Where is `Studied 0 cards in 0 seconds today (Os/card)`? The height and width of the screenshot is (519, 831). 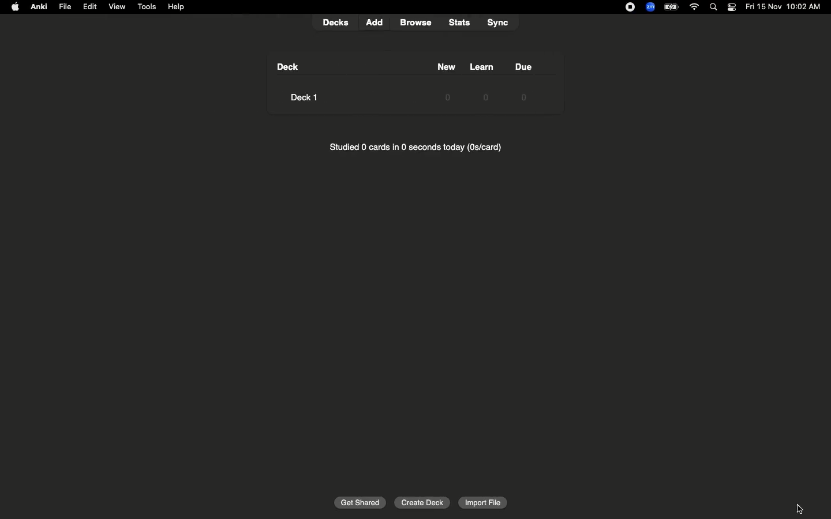 Studied 0 cards in 0 seconds today (Os/card) is located at coordinates (419, 148).